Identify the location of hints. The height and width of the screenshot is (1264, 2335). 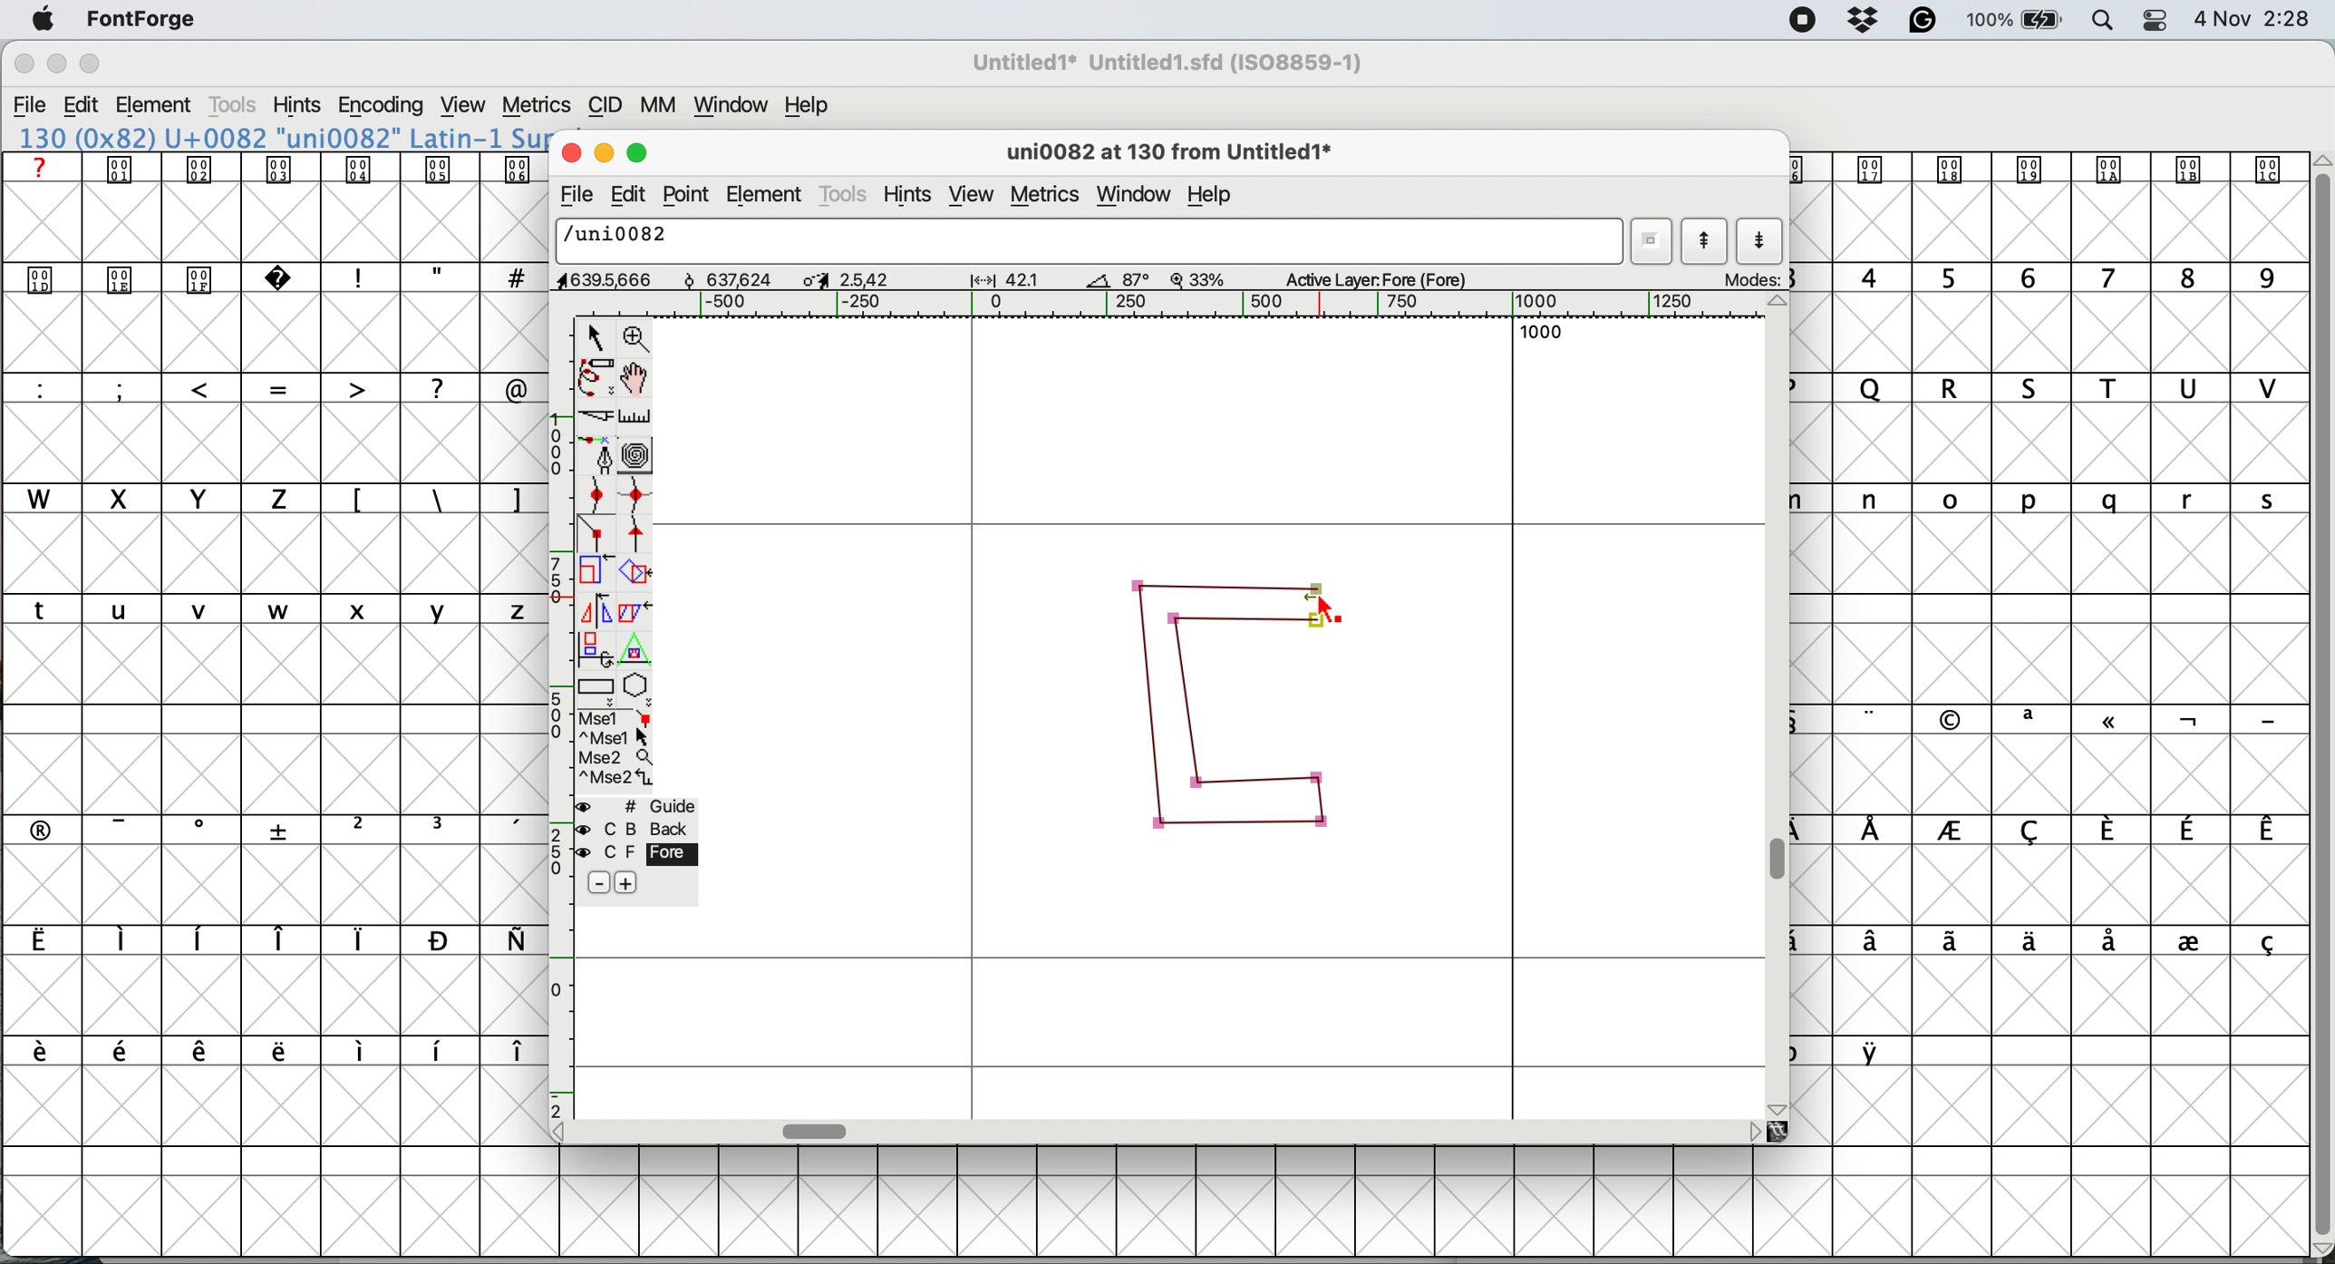
(297, 104).